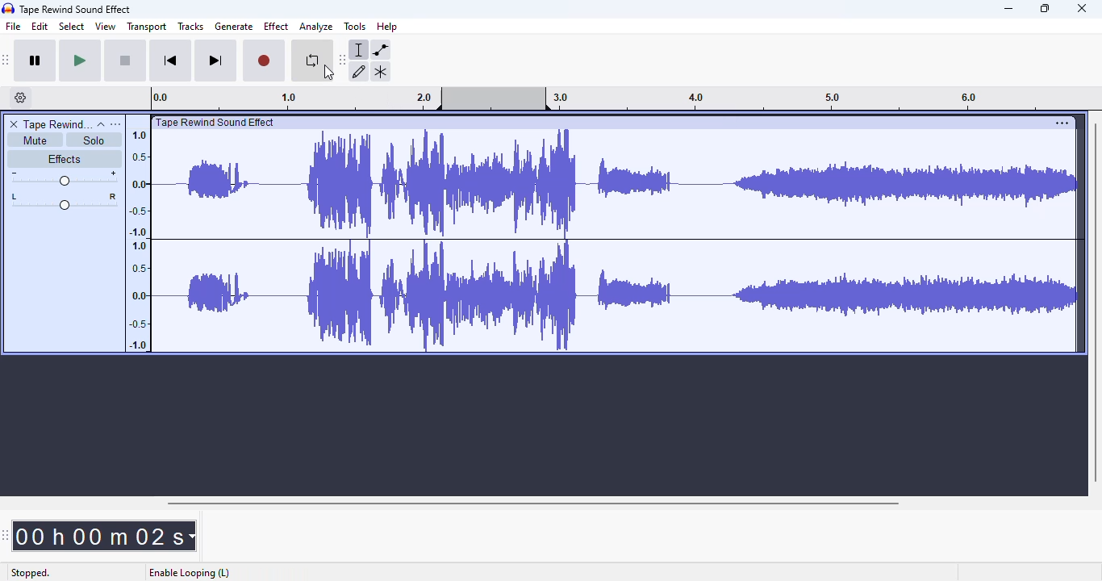 This screenshot has height=581, width=1102. Describe the element at coordinates (381, 50) in the screenshot. I see `envelope tool` at that location.